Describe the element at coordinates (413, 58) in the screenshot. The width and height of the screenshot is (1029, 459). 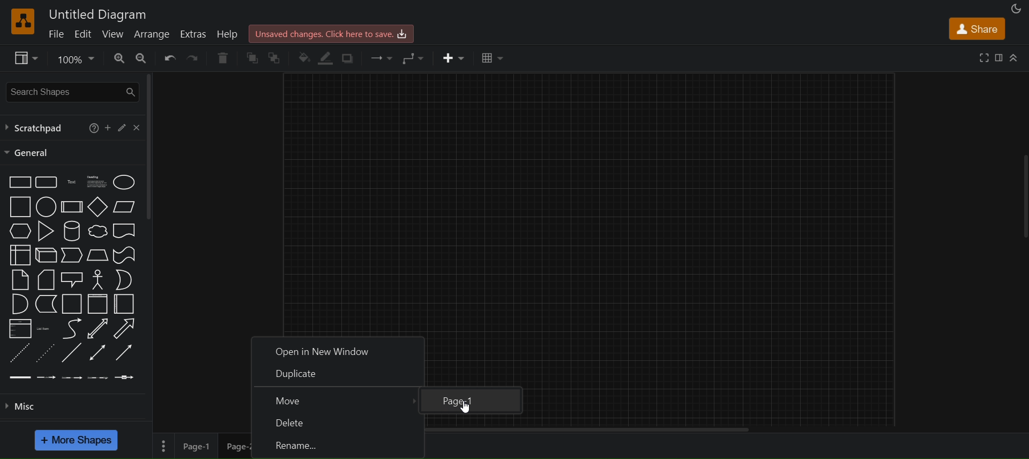
I see `waypoints` at that location.